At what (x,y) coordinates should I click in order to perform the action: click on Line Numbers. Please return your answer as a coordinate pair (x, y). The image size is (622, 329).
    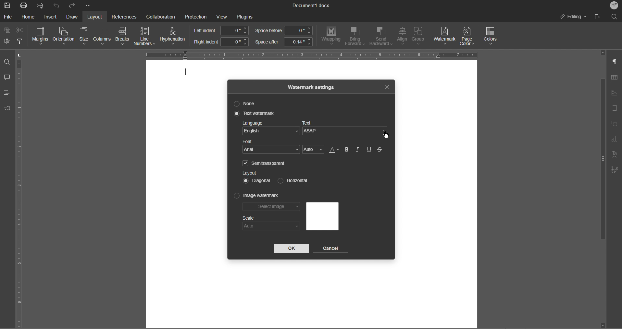
    Looking at the image, I should click on (145, 37).